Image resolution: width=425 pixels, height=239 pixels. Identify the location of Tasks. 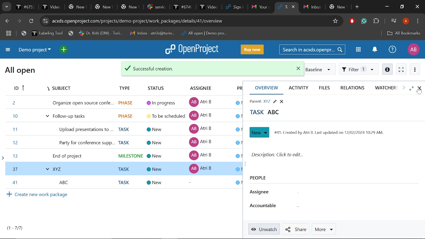
(15, 228).